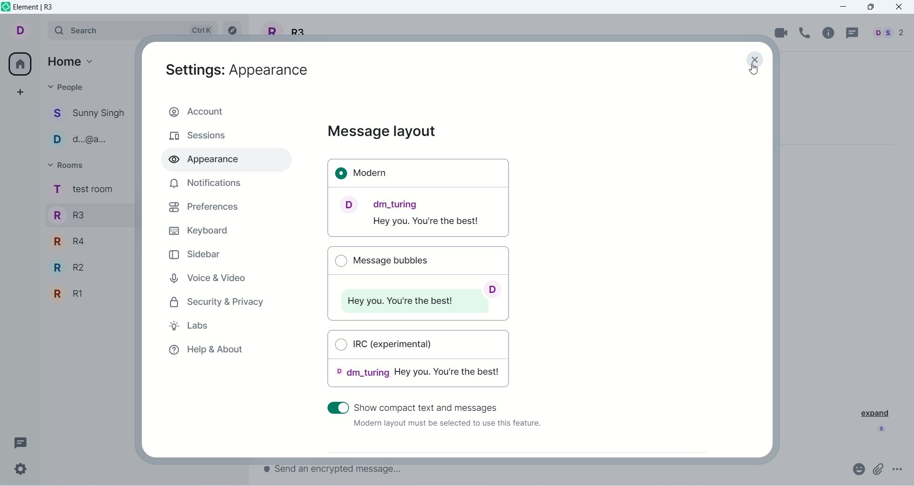 This screenshot has width=914, height=486. What do you see at coordinates (847, 7) in the screenshot?
I see `minimize` at bounding box center [847, 7].